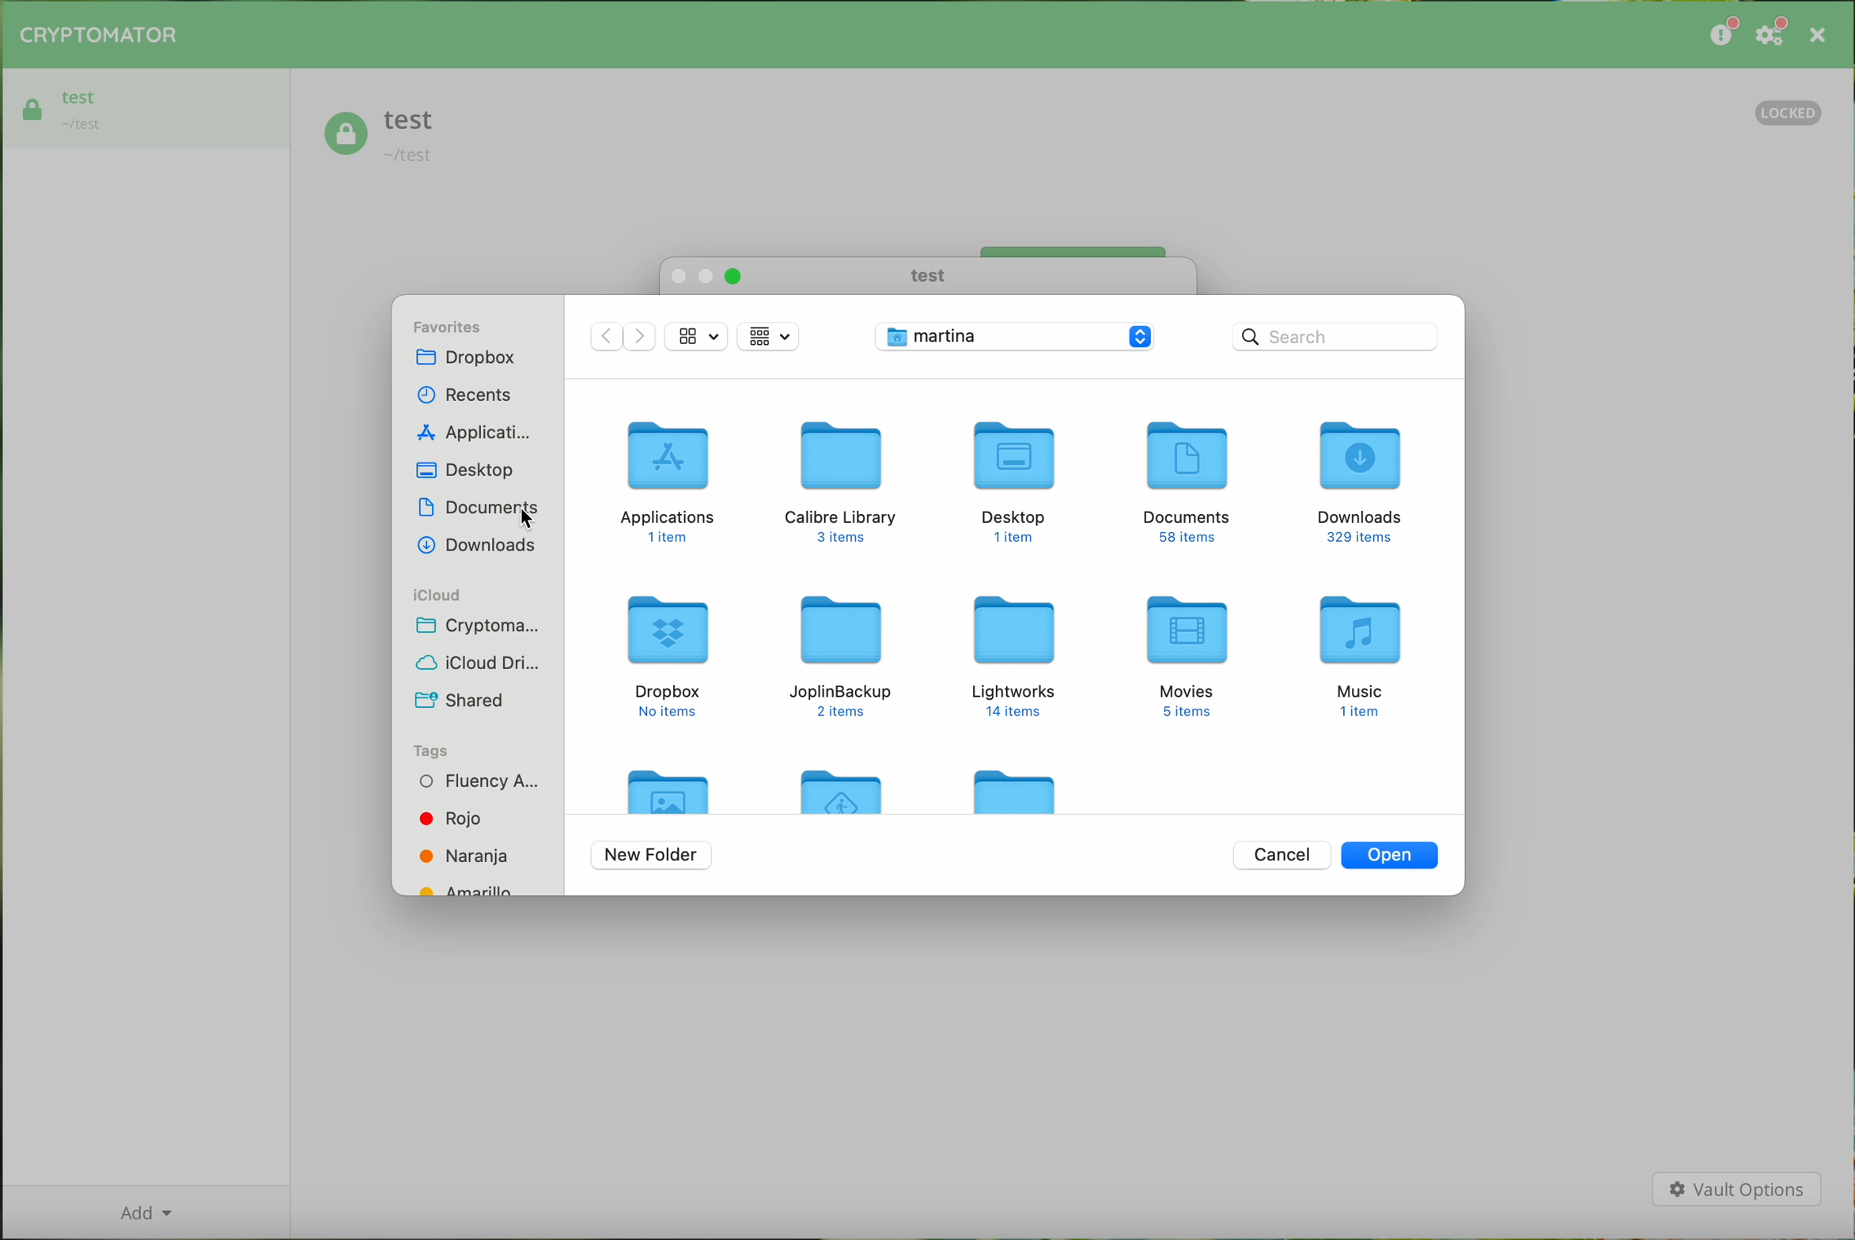 The image size is (1855, 1240). What do you see at coordinates (1816, 35) in the screenshot?
I see `close` at bounding box center [1816, 35].